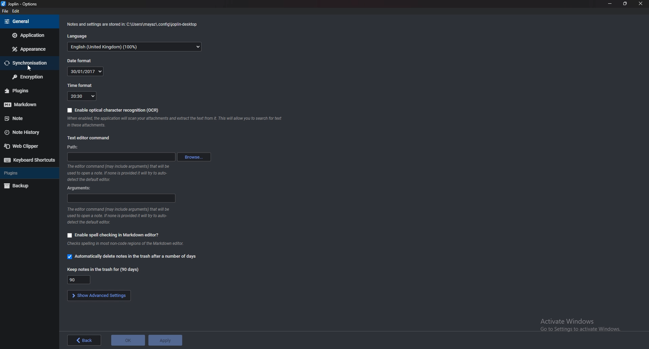  What do you see at coordinates (77, 36) in the screenshot?
I see `language` at bounding box center [77, 36].